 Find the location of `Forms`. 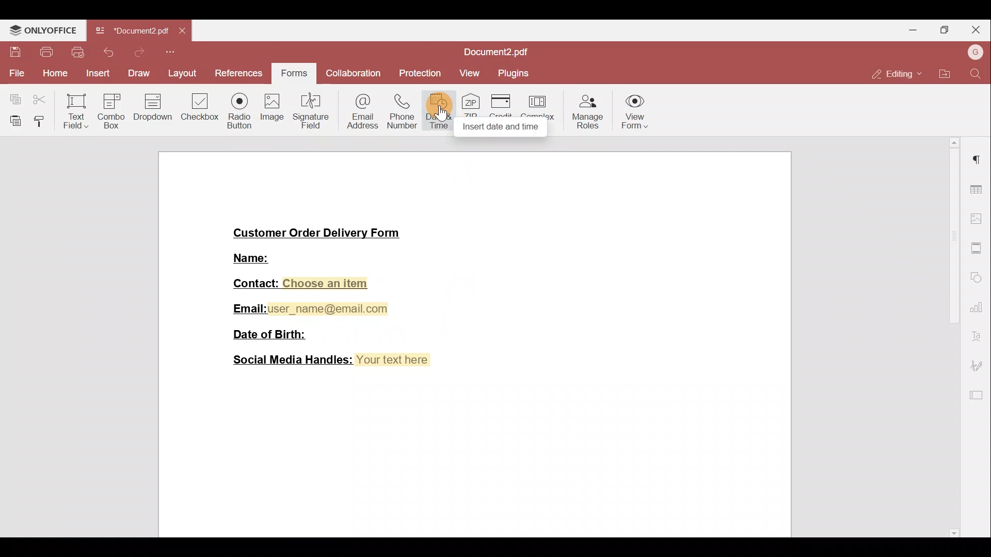

Forms is located at coordinates (293, 74).